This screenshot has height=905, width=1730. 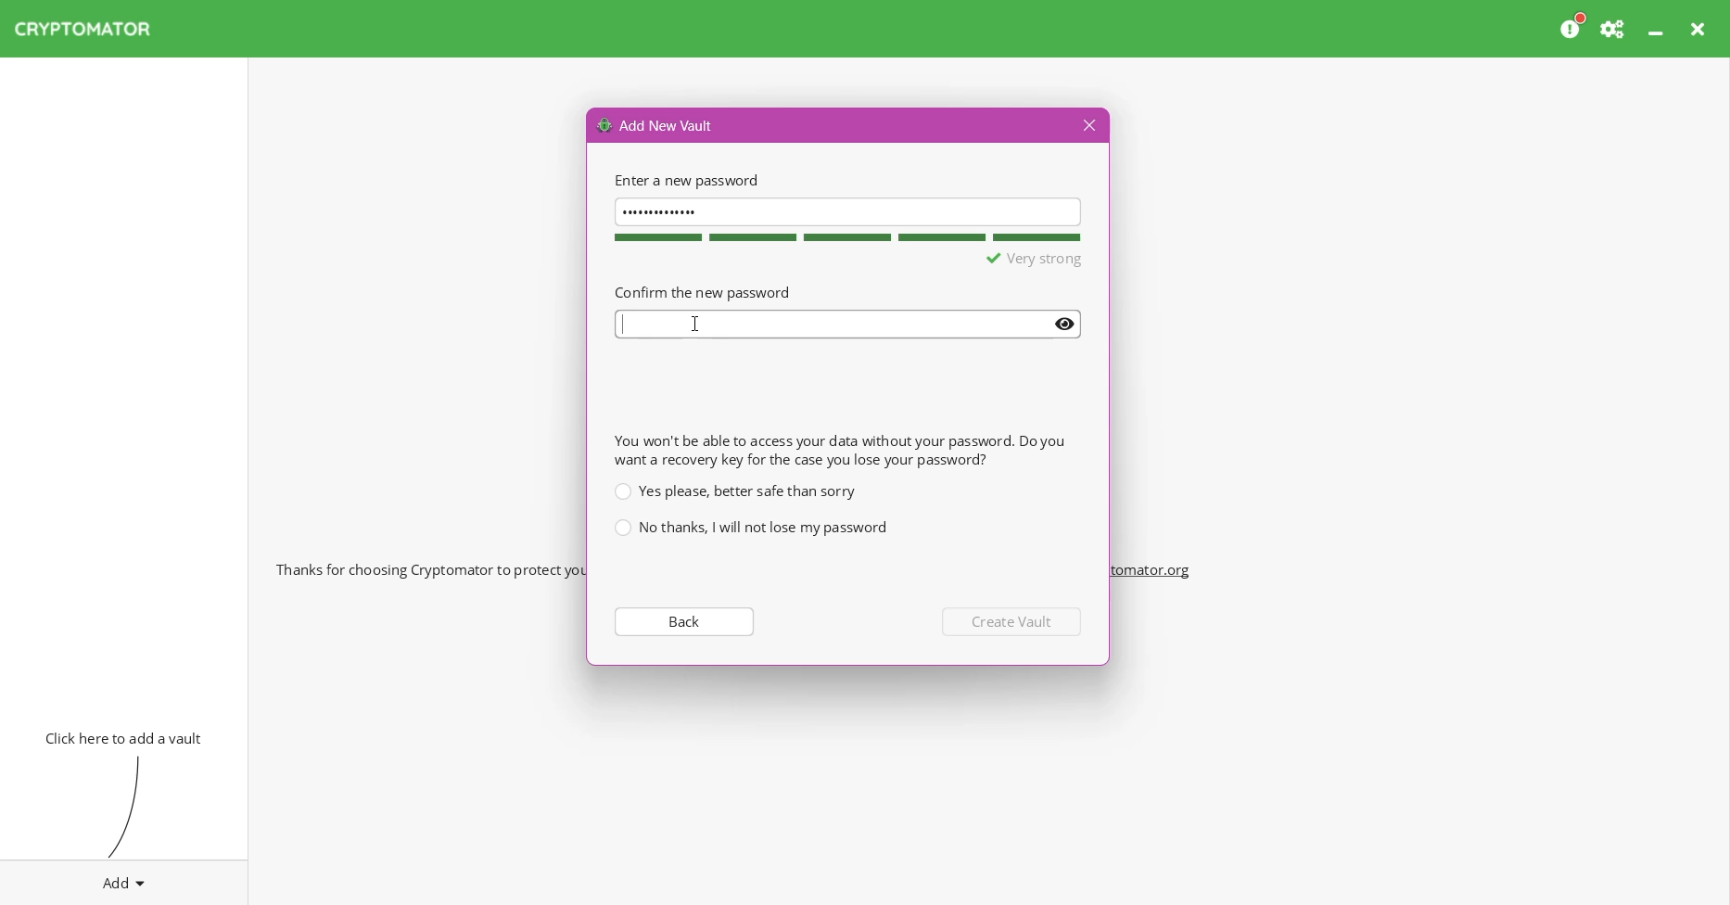 I want to click on Please consider donating, so click(x=1573, y=27).